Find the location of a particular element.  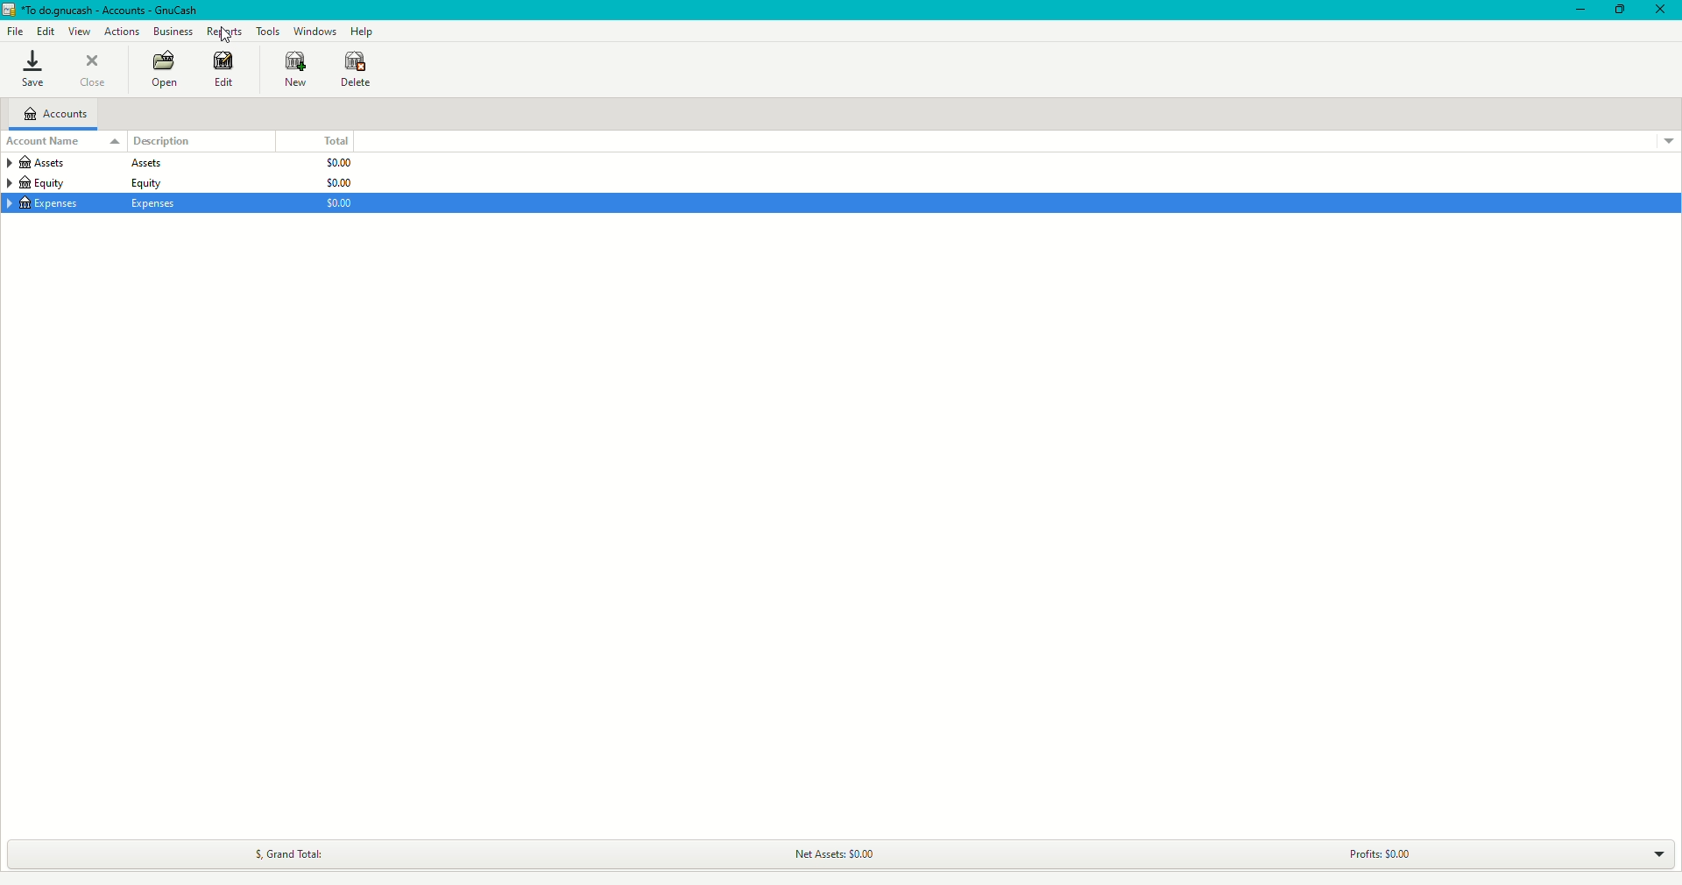

Edit is located at coordinates (223, 72).